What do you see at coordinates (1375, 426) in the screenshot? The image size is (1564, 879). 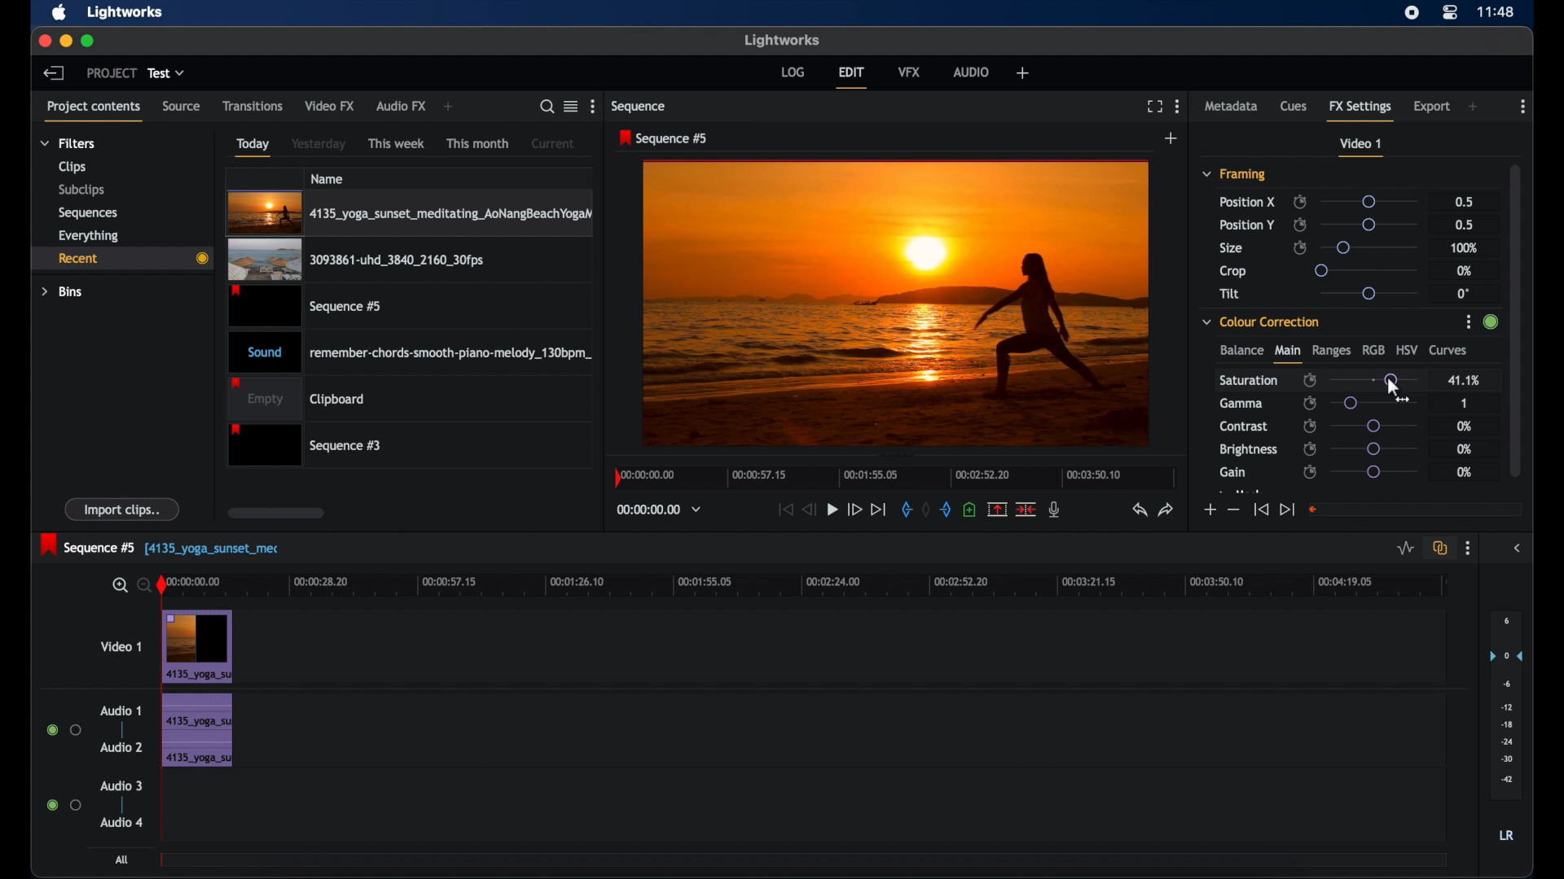 I see `slider` at bounding box center [1375, 426].